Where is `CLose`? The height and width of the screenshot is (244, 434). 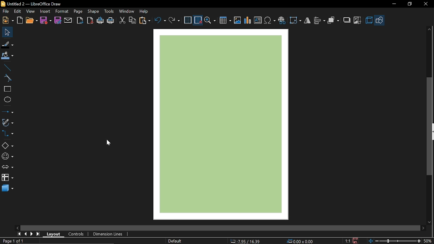 CLose is located at coordinates (427, 5).